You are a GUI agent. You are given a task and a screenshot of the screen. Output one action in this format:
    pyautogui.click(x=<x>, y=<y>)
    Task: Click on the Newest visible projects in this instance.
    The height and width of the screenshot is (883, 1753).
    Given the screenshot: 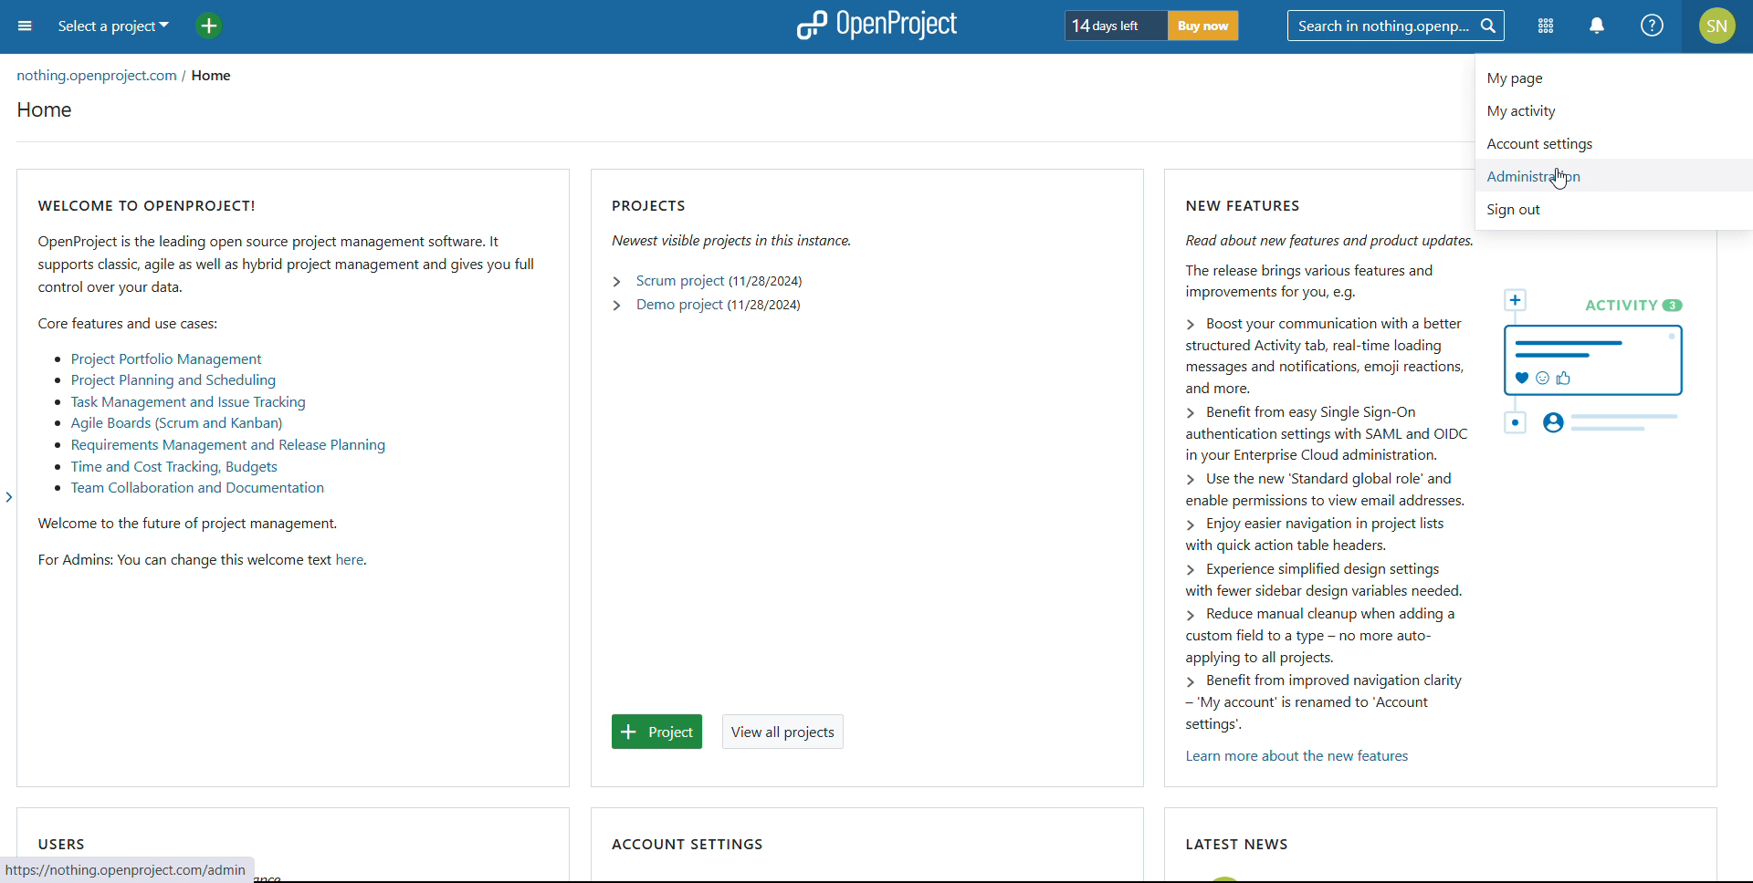 What is the action you would take?
    pyautogui.click(x=730, y=240)
    